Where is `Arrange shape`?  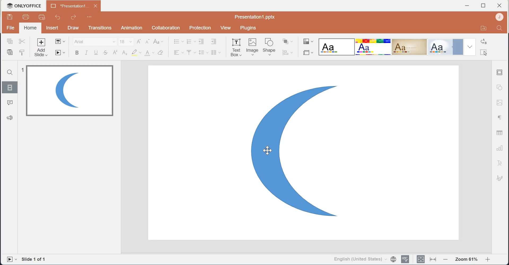 Arrange shape is located at coordinates (289, 42).